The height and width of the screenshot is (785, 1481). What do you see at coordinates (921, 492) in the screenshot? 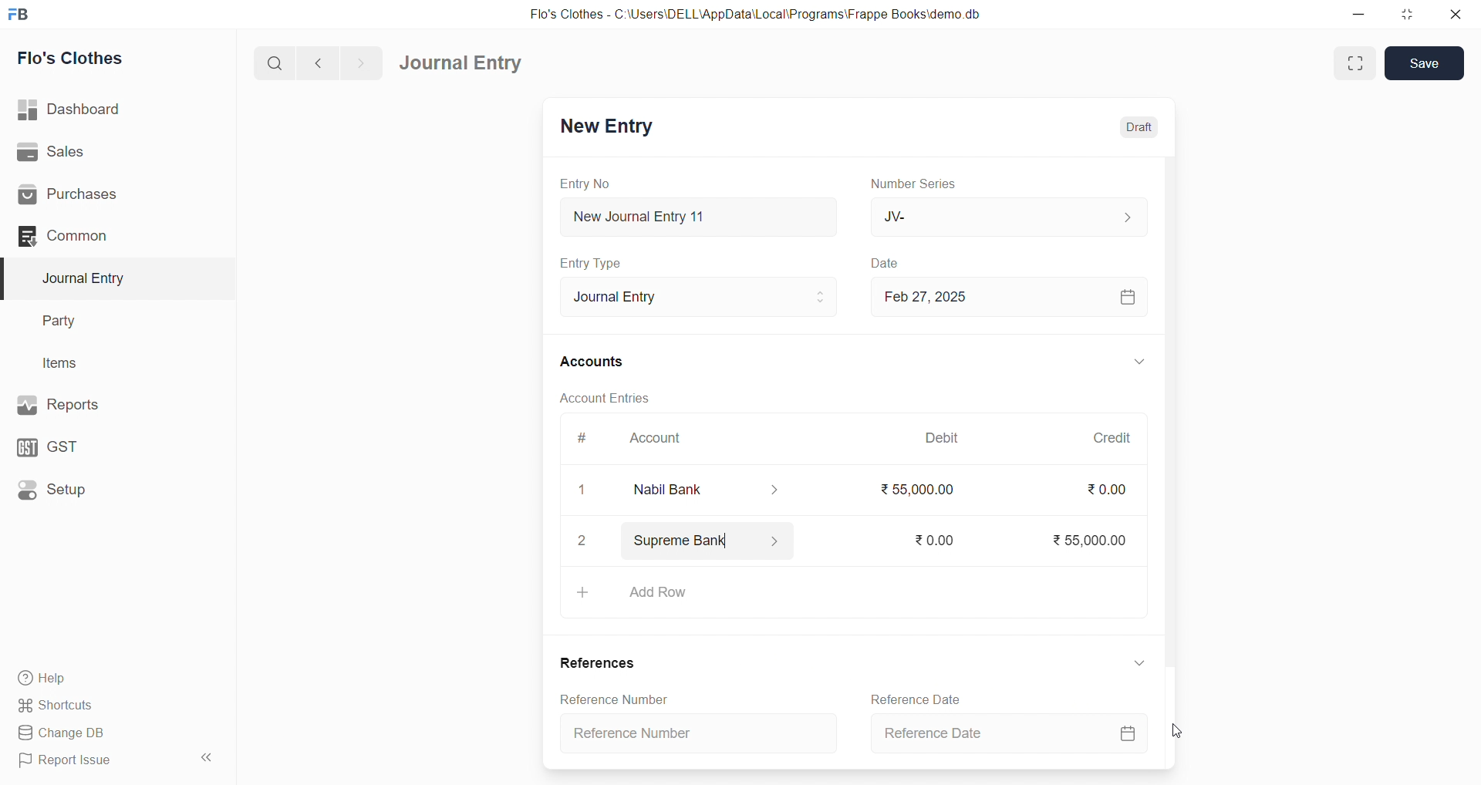
I see `₹55000.00` at bounding box center [921, 492].